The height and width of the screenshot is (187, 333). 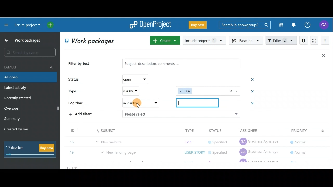 What do you see at coordinates (28, 77) in the screenshot?
I see `All open` at bounding box center [28, 77].